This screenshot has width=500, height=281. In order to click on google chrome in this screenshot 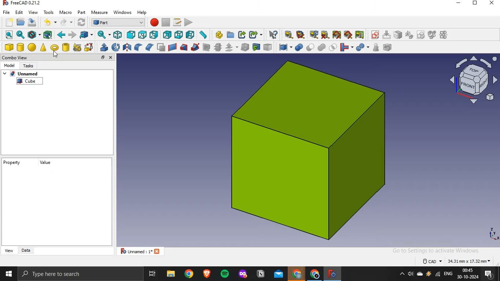, I will do `click(314, 274)`.